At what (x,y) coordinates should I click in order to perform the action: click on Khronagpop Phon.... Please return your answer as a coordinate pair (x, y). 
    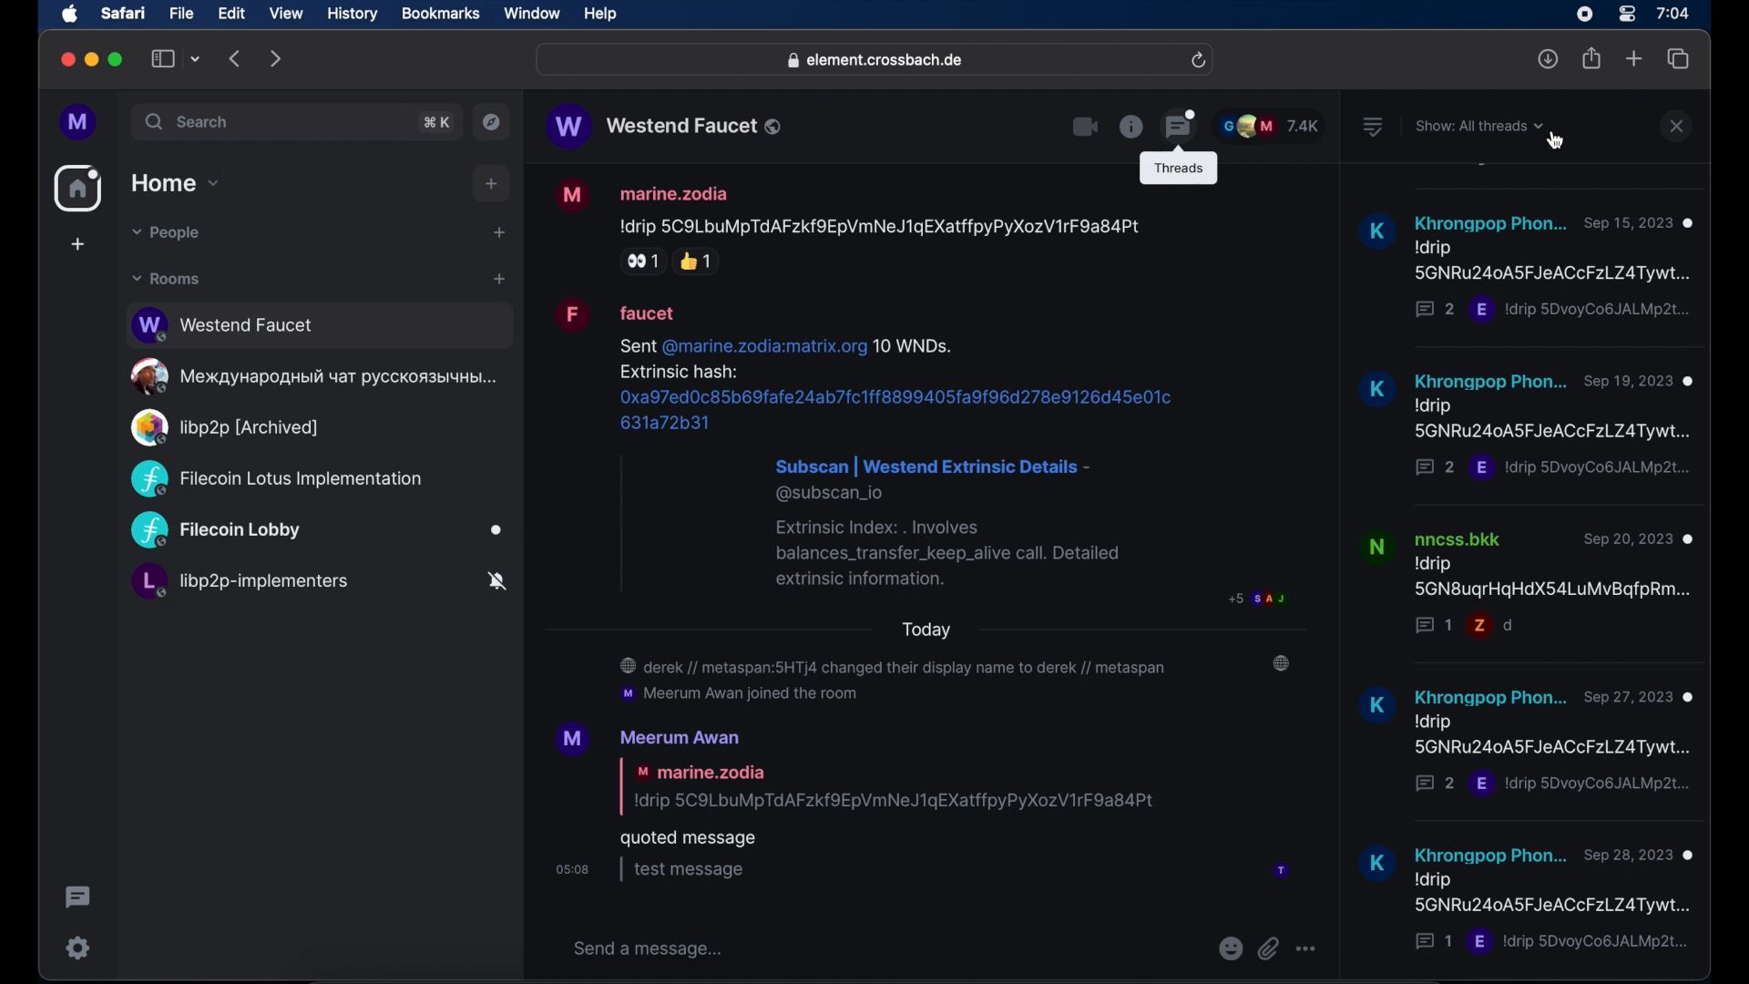
    Looking at the image, I should click on (1490, 852).